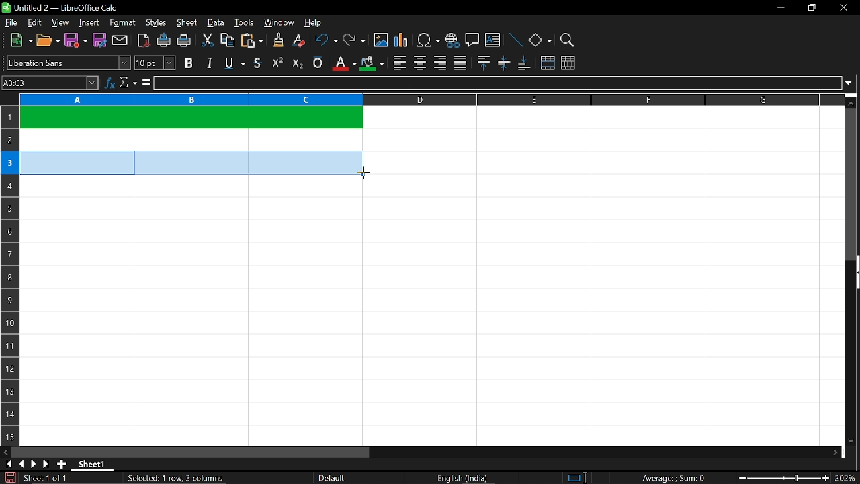  I want to click on save as, so click(99, 40).